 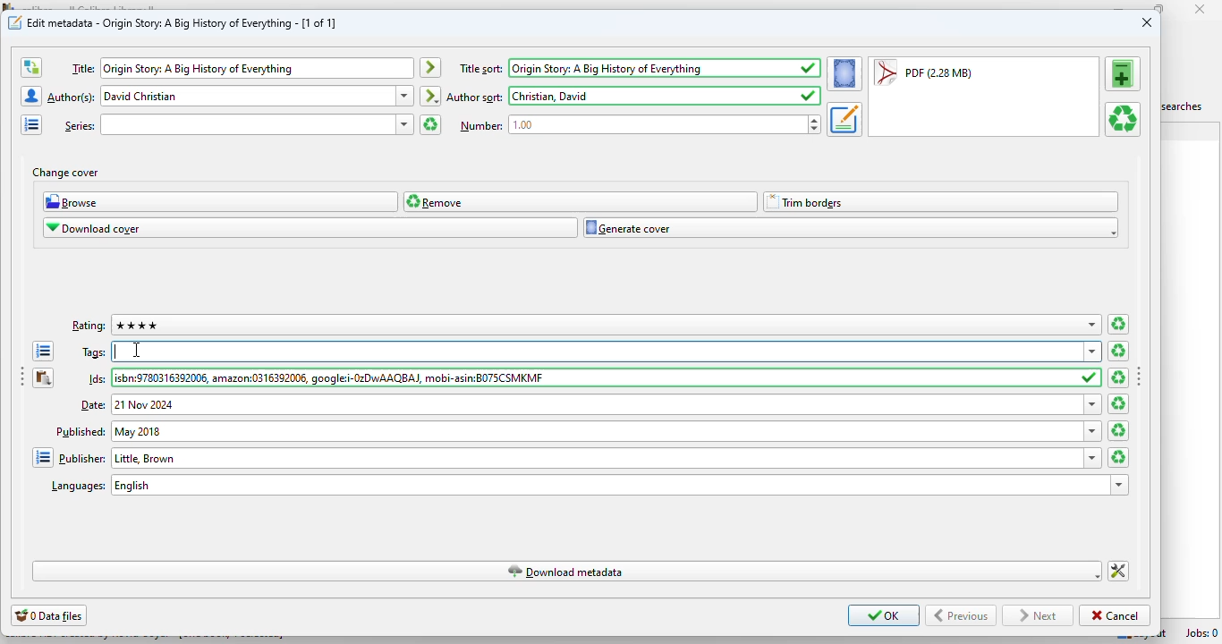 What do you see at coordinates (1037, 616) in the screenshot?
I see `next` at bounding box center [1037, 616].